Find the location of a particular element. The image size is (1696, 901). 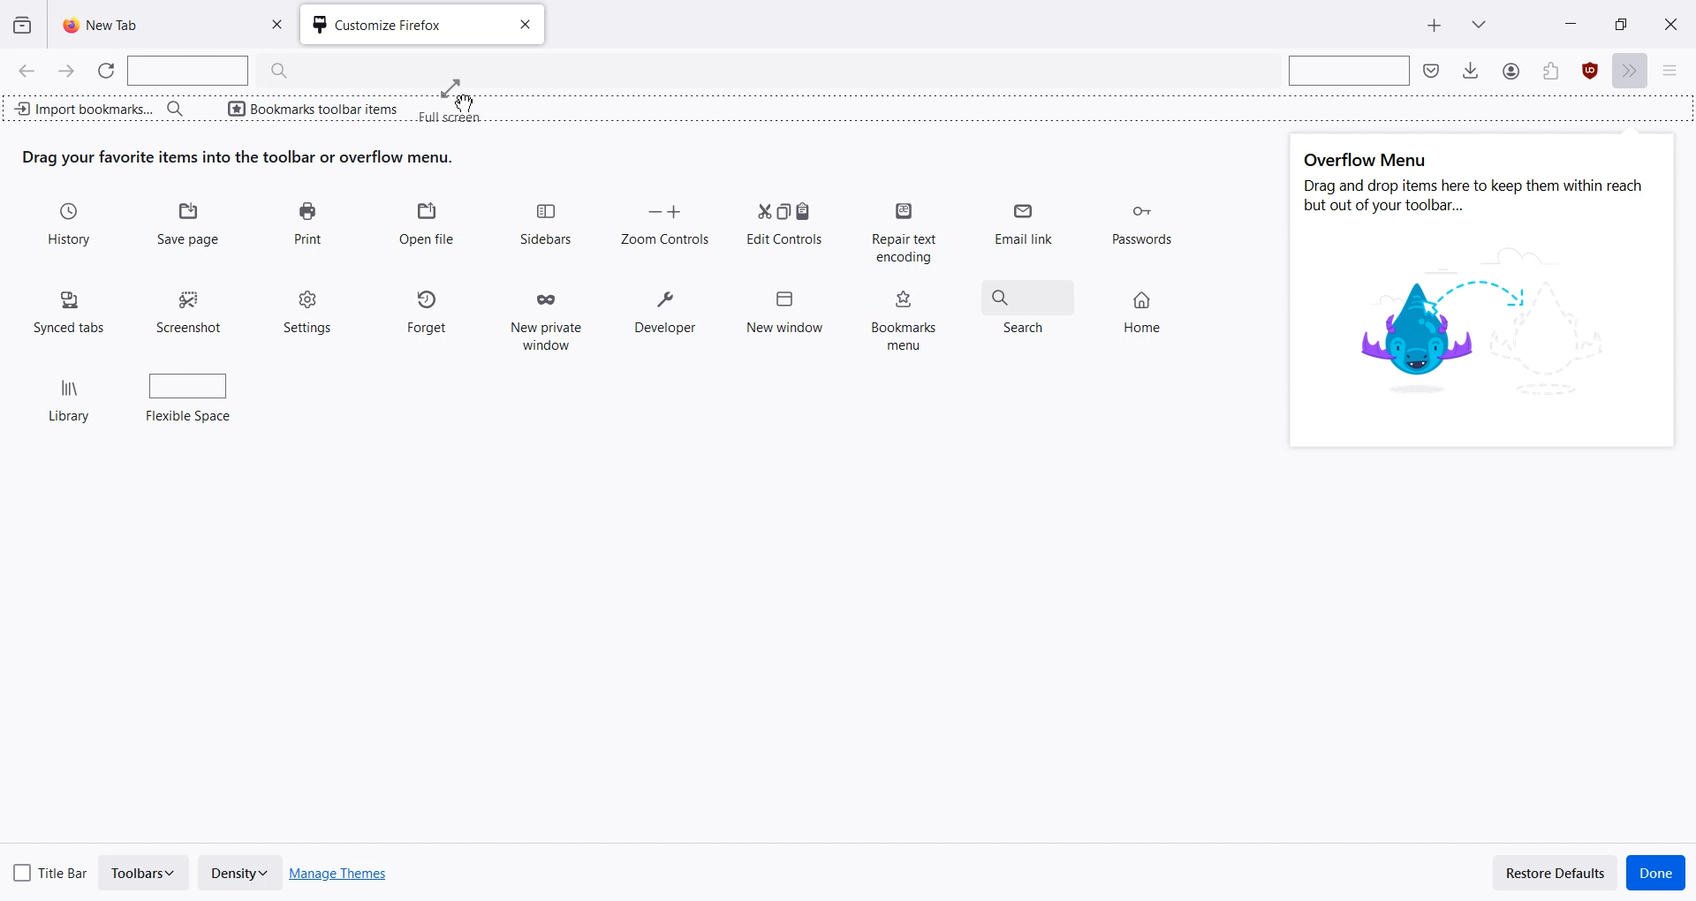

Account is located at coordinates (1550, 72).